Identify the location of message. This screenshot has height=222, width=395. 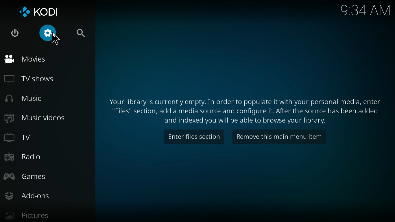
(243, 109).